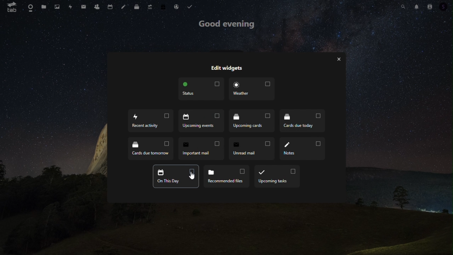 This screenshot has height=255, width=453. What do you see at coordinates (151, 147) in the screenshot?
I see `Cards due tomorrow ` at bounding box center [151, 147].